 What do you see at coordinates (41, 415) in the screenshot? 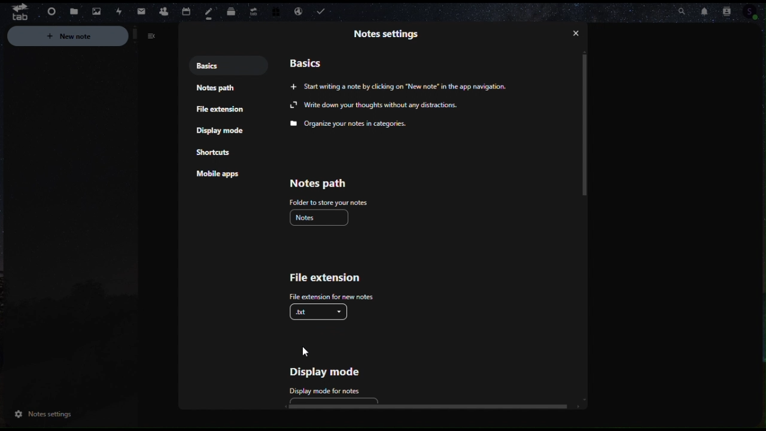
I see `notes settings` at bounding box center [41, 415].